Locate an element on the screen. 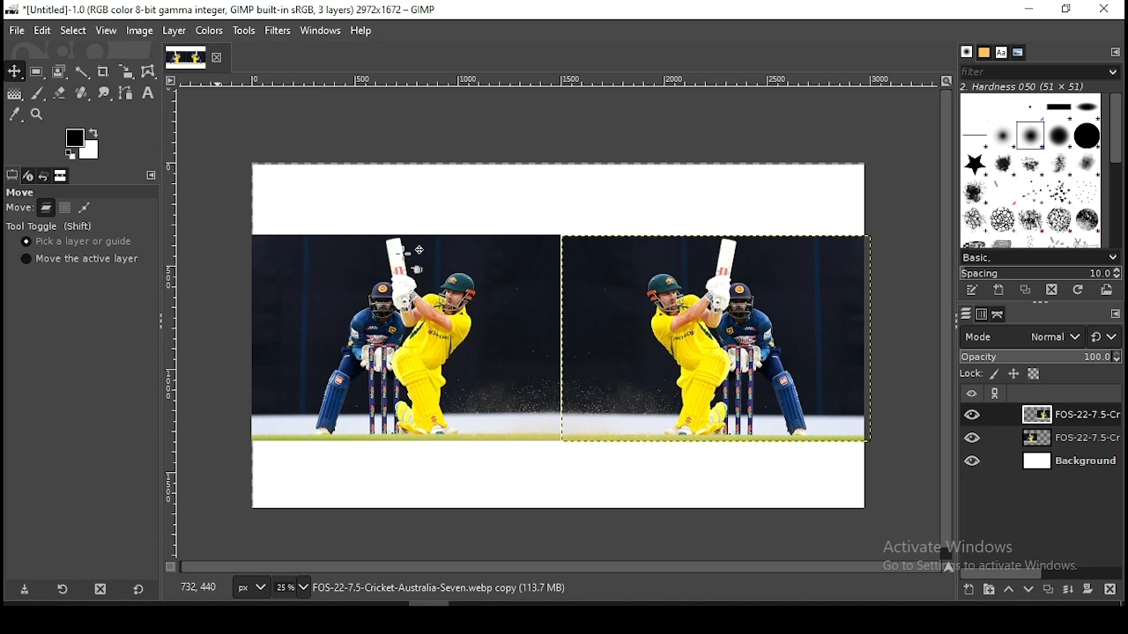 The width and height of the screenshot is (1128, 634). units is located at coordinates (251, 588).